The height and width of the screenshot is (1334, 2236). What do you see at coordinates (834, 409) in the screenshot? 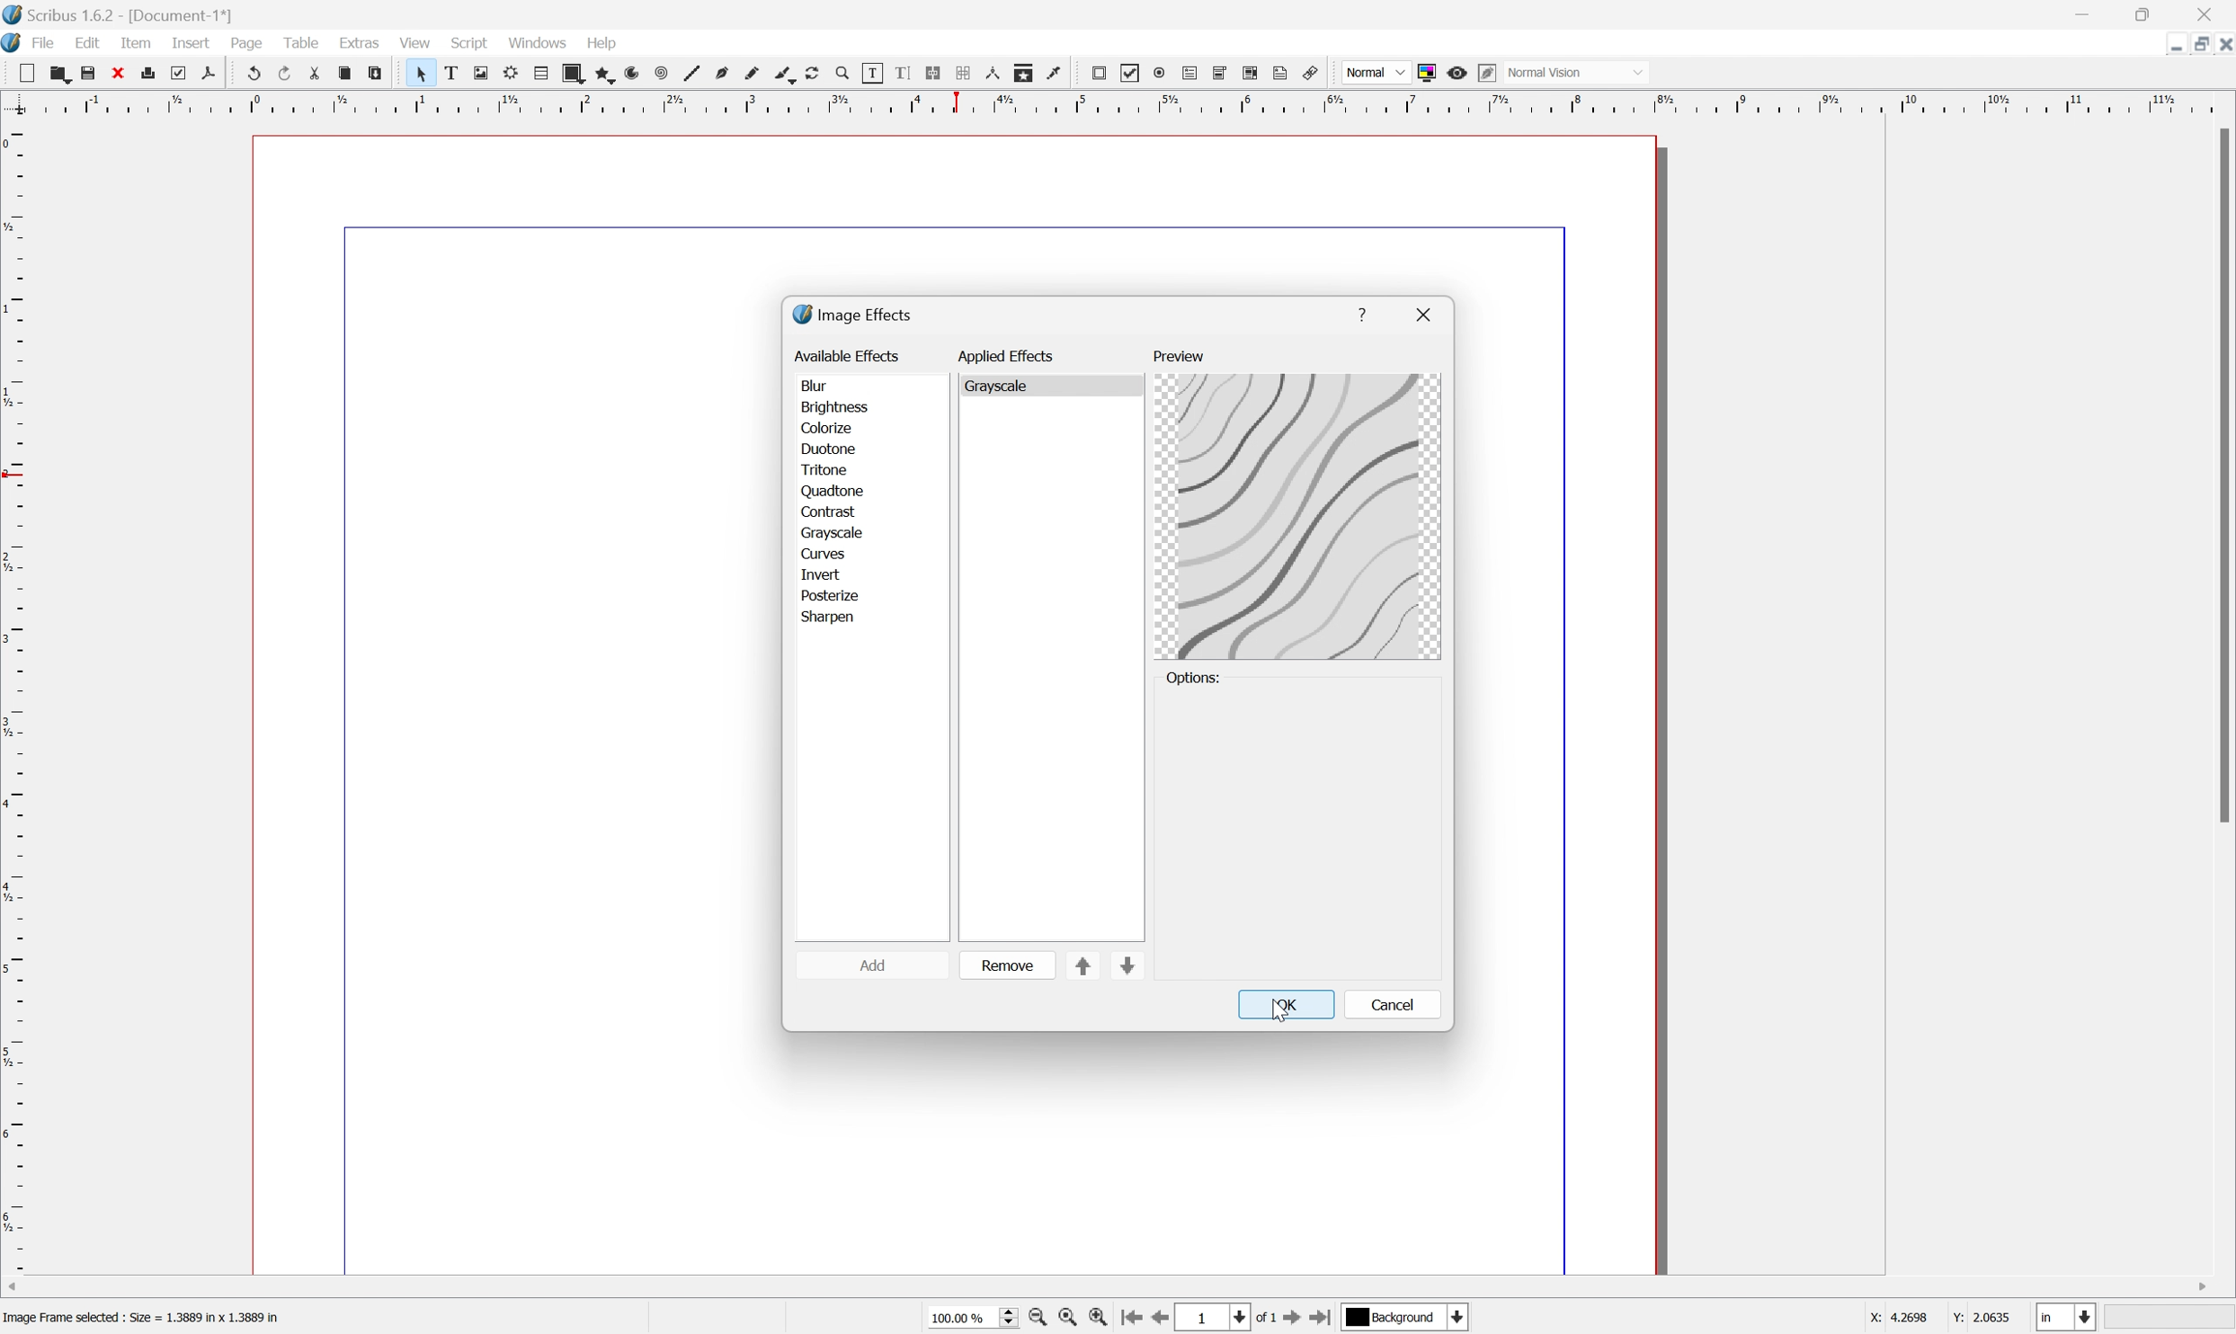
I see `brightness` at bounding box center [834, 409].